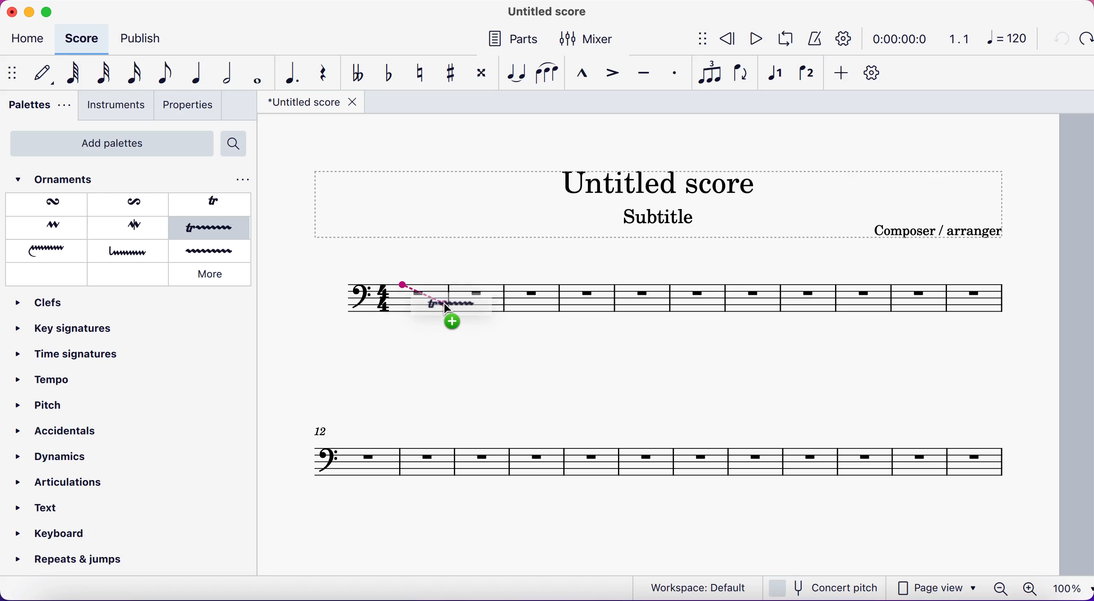  Describe the element at coordinates (1000, 589) in the screenshot. I see `zoom out` at that location.